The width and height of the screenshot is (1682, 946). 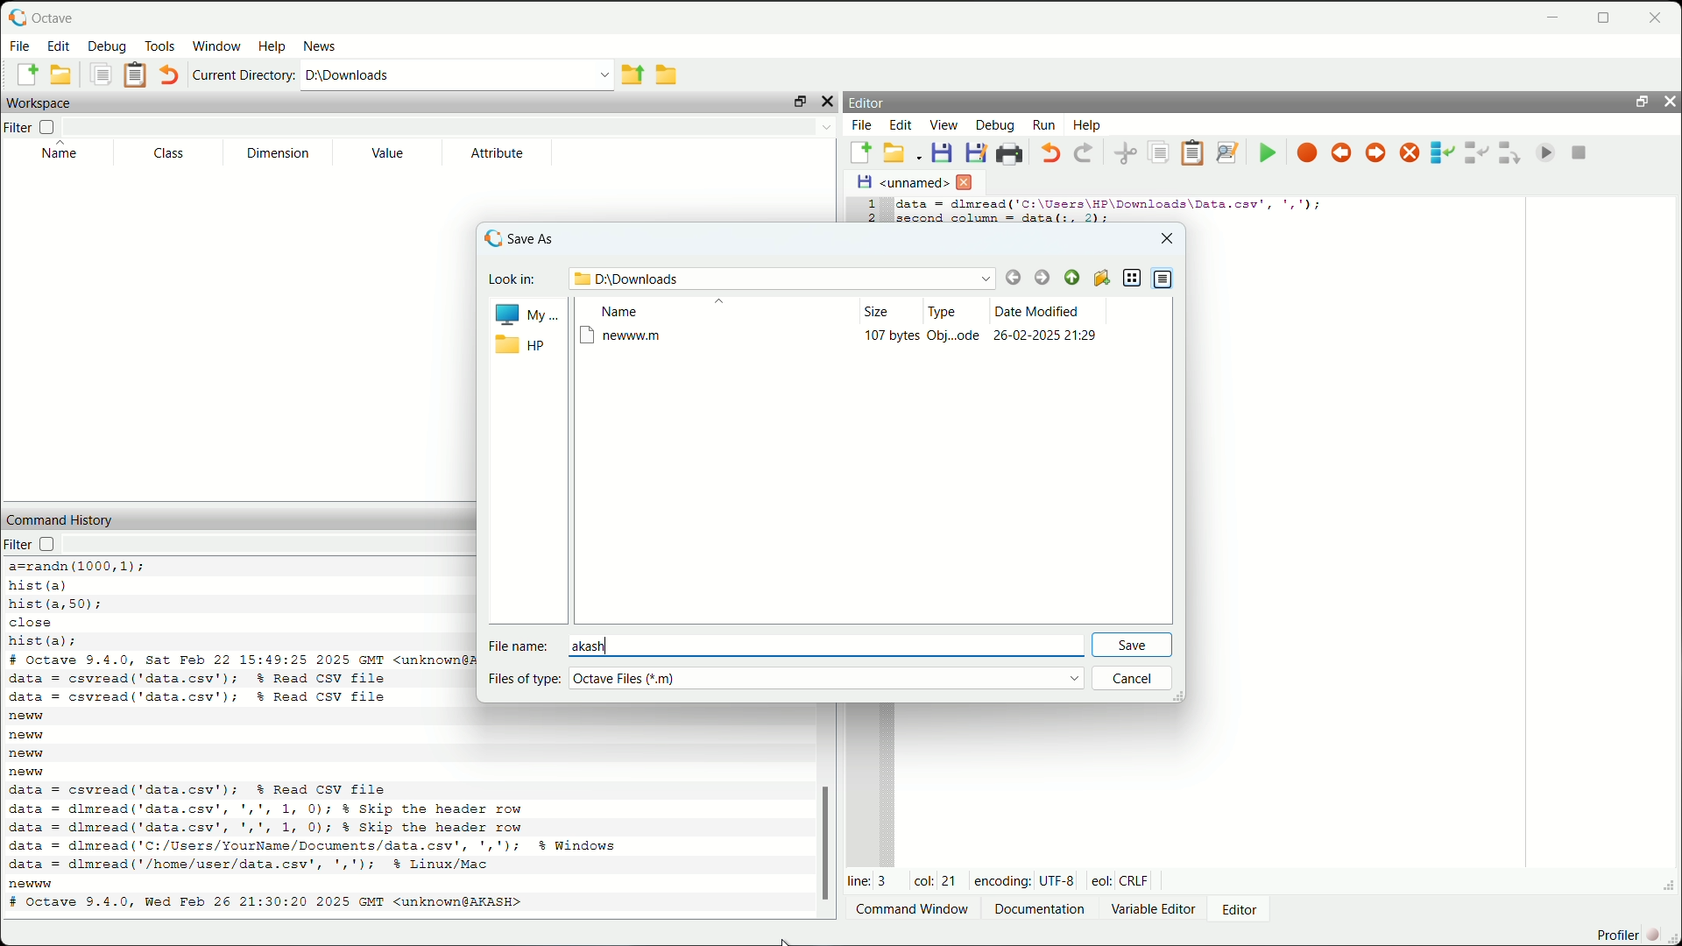 I want to click on toggle breakpoint, so click(x=1307, y=155).